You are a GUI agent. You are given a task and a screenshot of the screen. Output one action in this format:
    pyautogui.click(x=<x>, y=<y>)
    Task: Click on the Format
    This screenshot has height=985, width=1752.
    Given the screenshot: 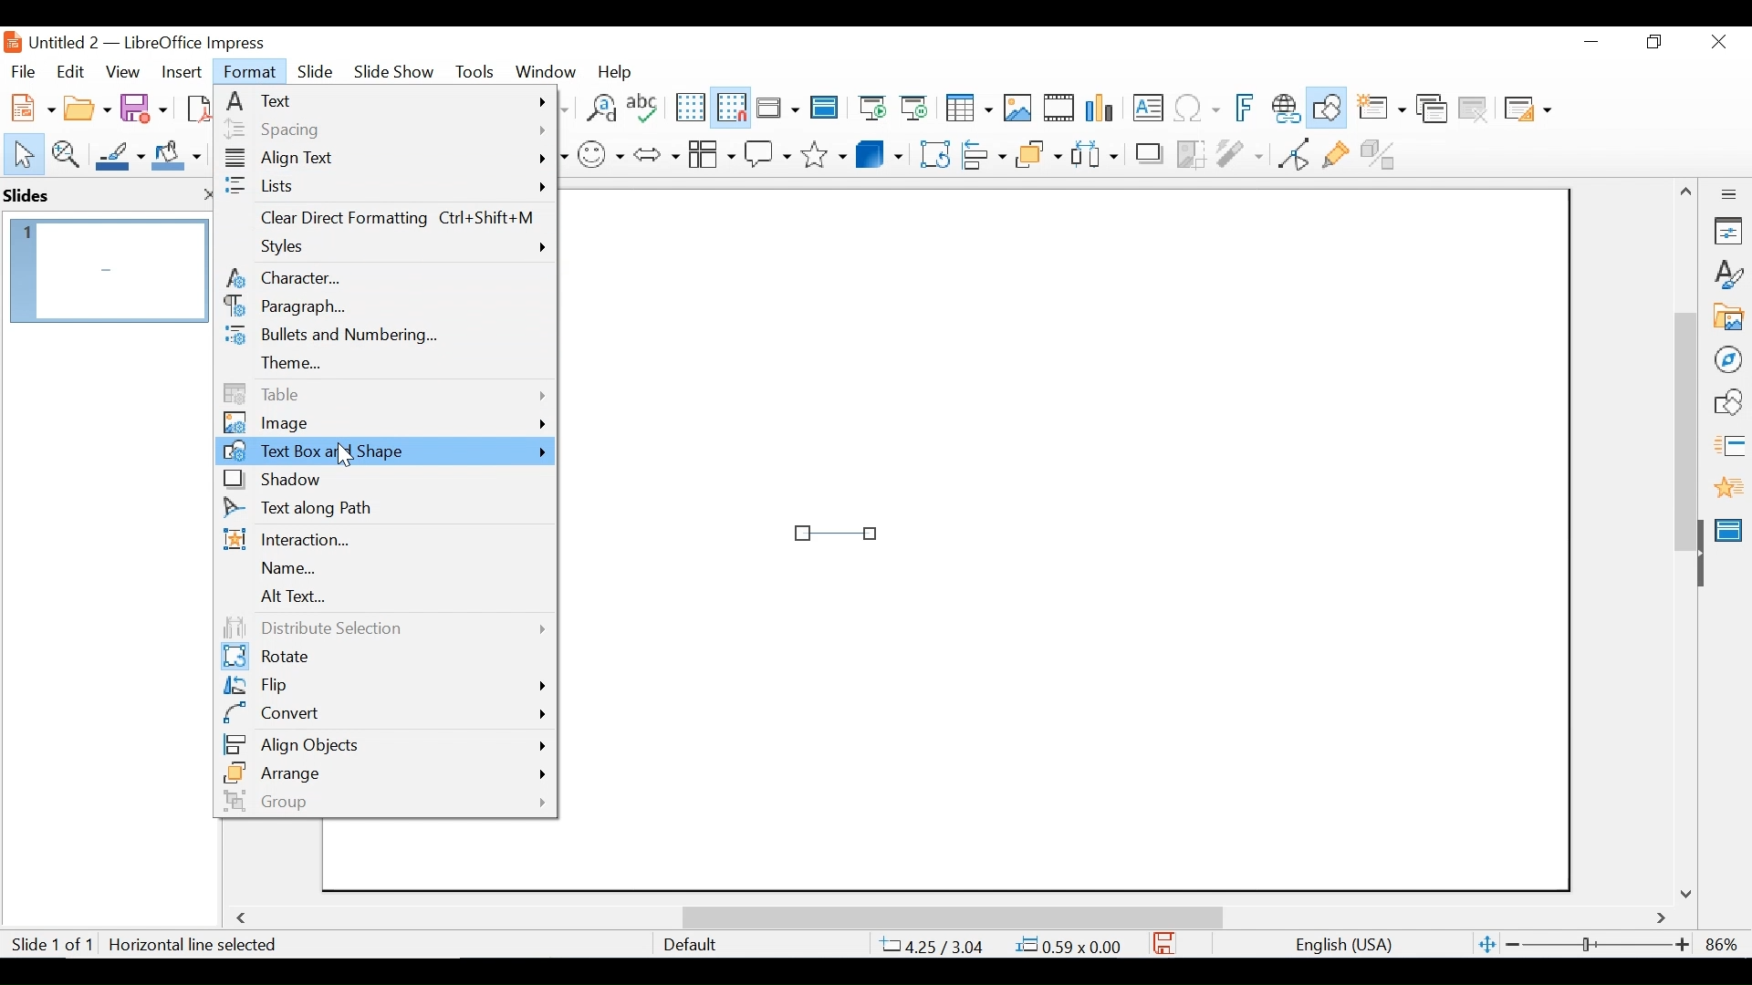 What is the action you would take?
    pyautogui.click(x=251, y=72)
    